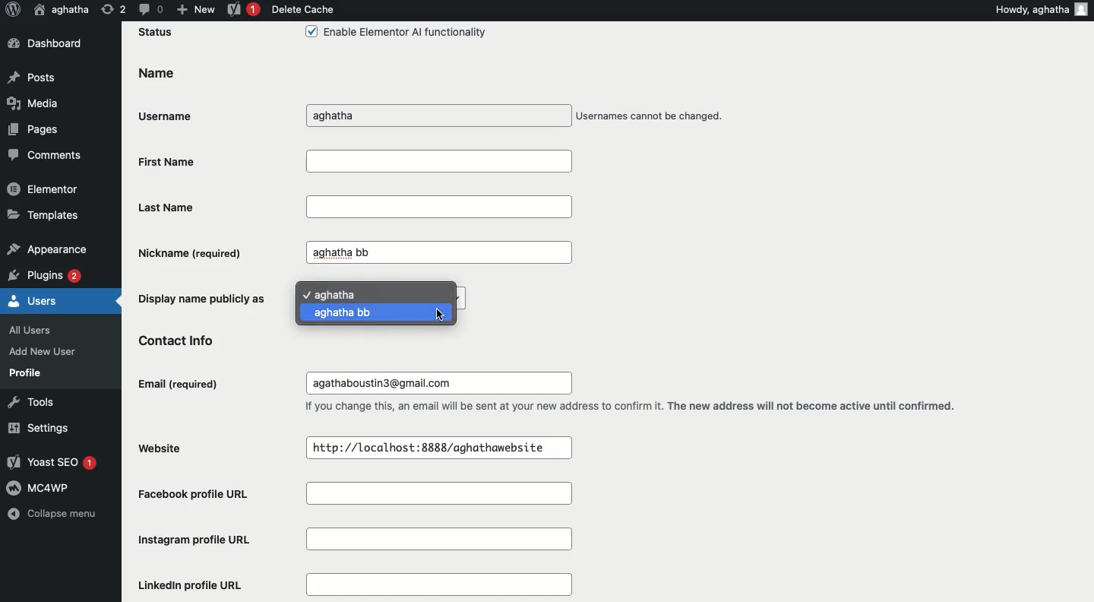 The width and height of the screenshot is (1094, 602). What do you see at coordinates (356, 539) in the screenshot?
I see `Instagram profile URL` at bounding box center [356, 539].